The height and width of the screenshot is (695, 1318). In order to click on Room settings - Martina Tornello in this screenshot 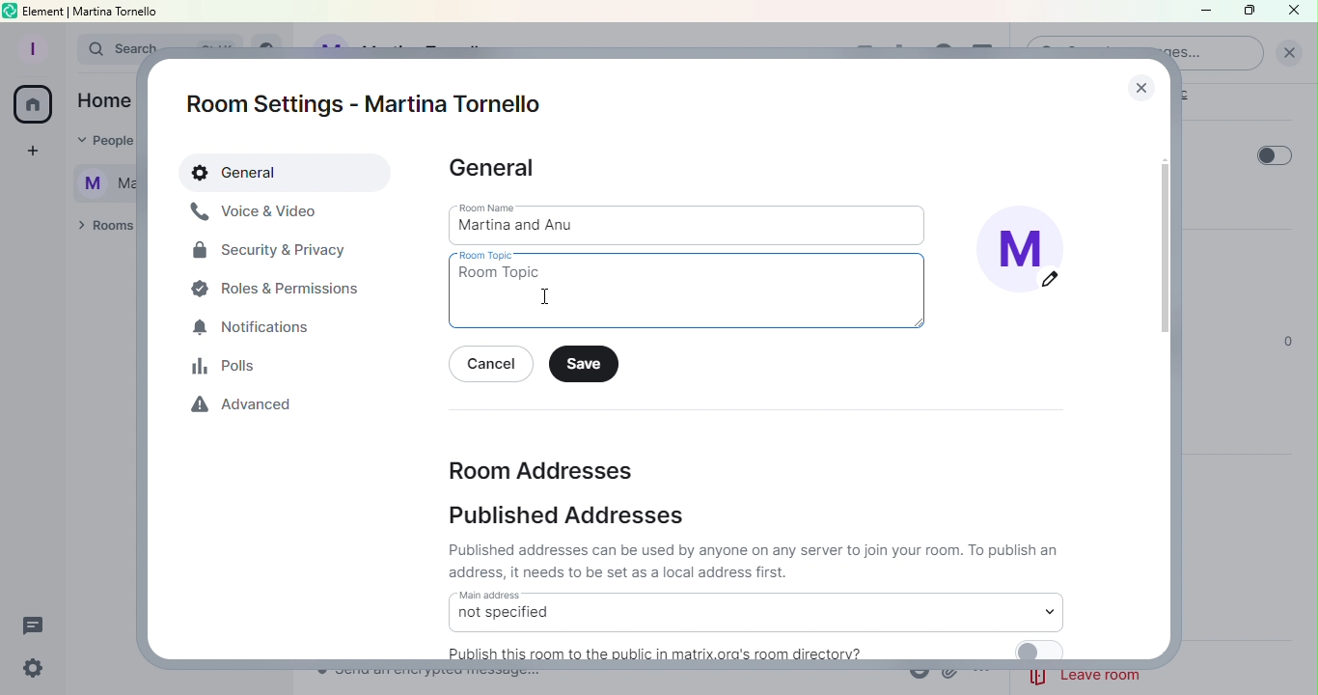, I will do `click(371, 104)`.